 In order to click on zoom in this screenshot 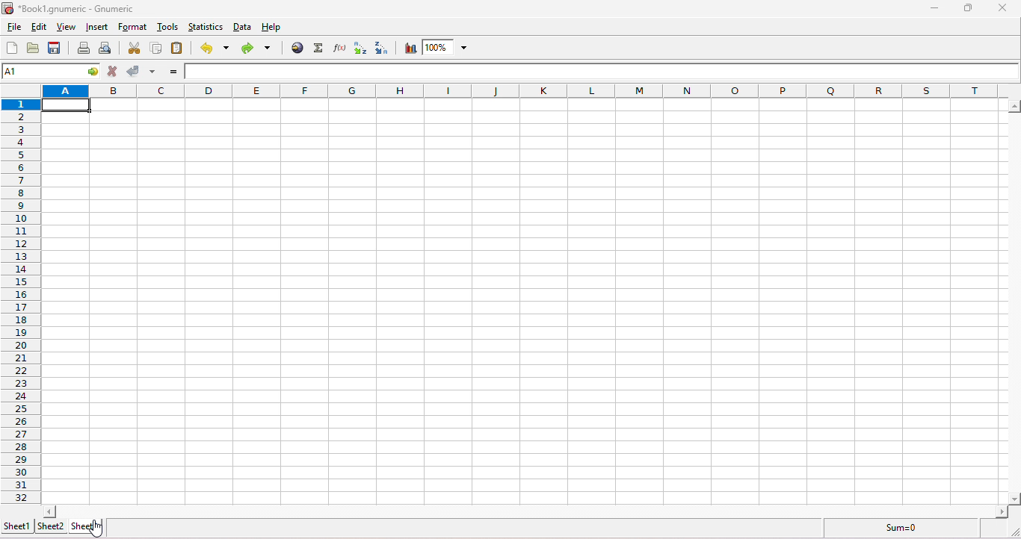, I will do `click(450, 48)`.